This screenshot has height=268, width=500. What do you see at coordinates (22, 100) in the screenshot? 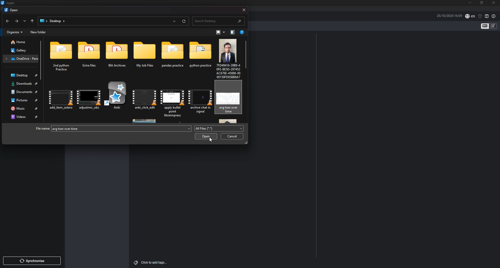
I see `pictures` at bounding box center [22, 100].